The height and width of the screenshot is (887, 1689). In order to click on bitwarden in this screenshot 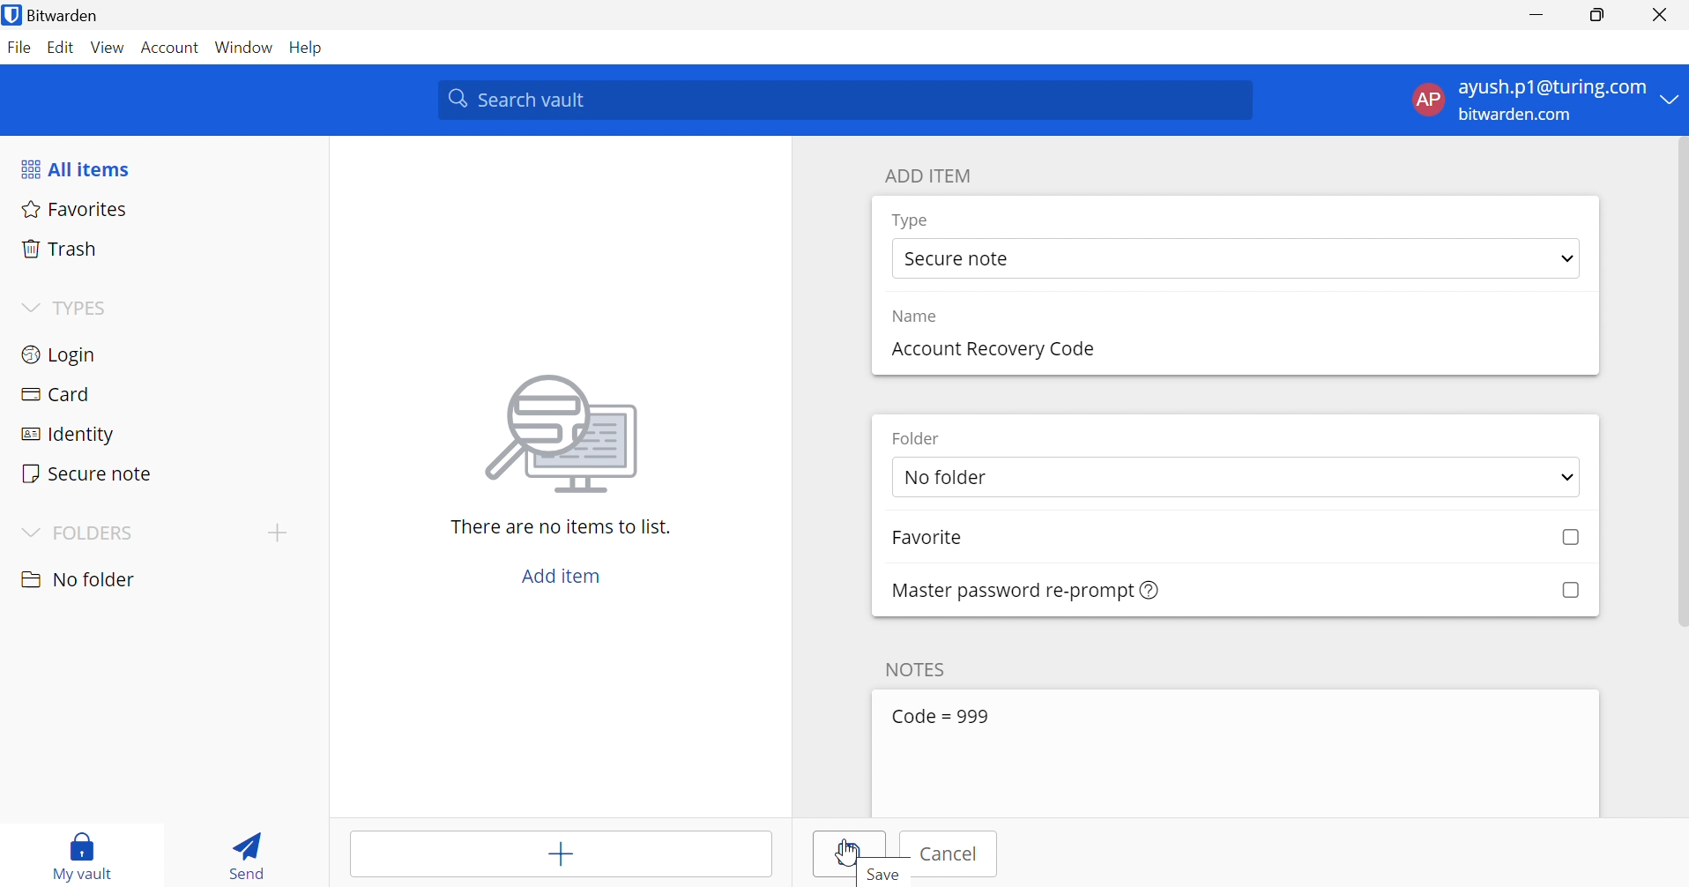, I will do `click(74, 14)`.